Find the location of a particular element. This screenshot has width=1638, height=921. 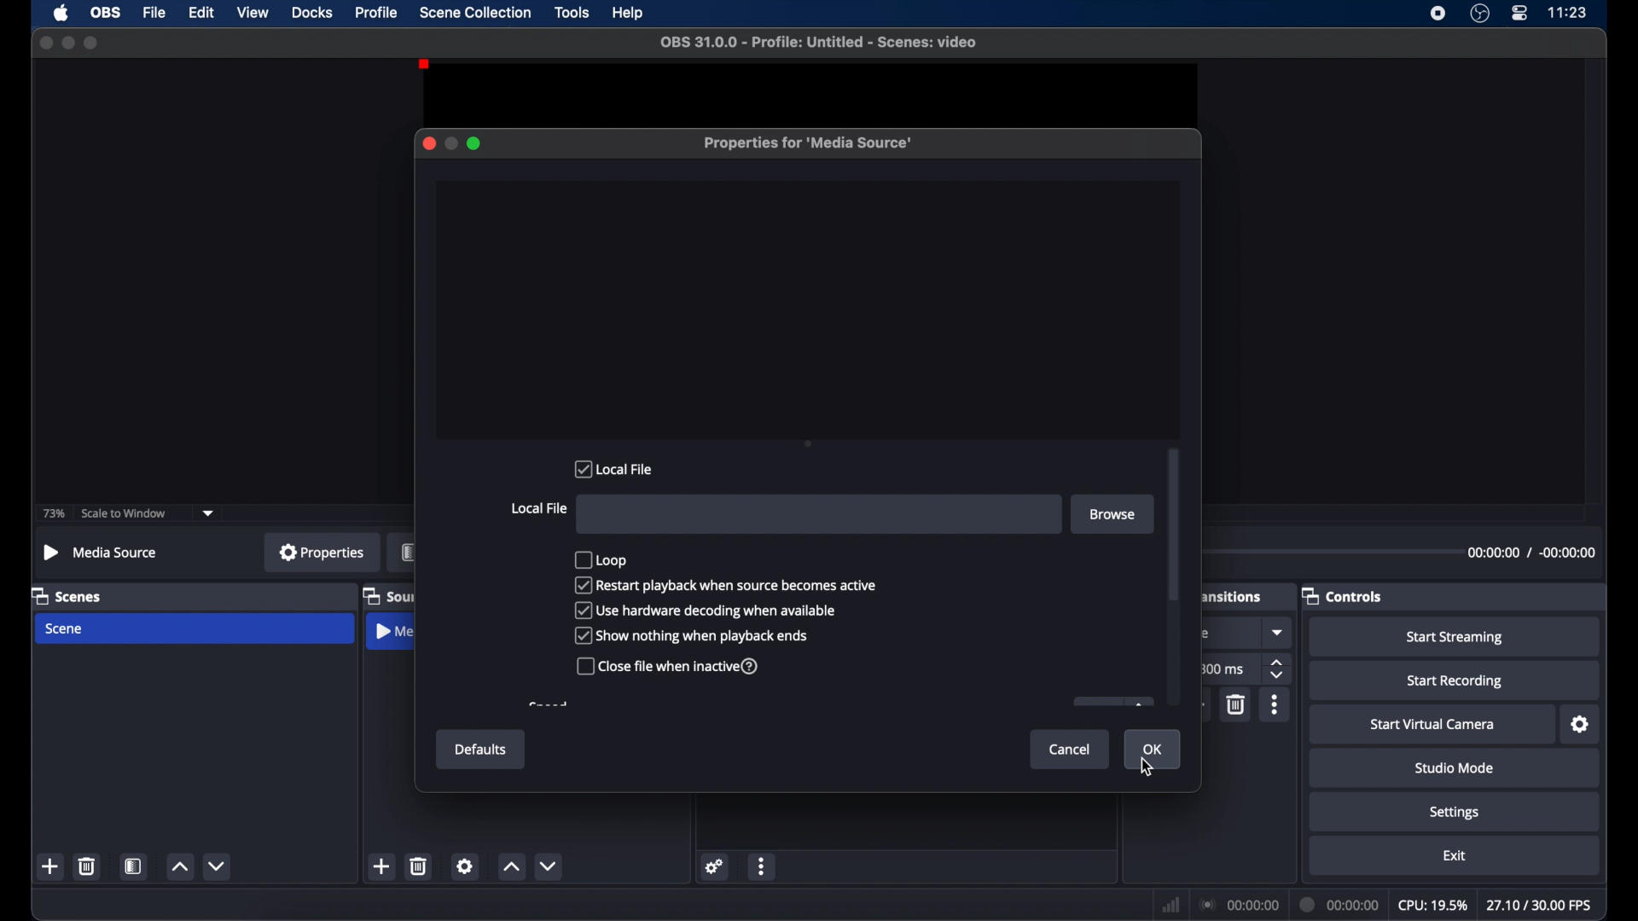

use hardware decoding when available is located at coordinates (706, 610).